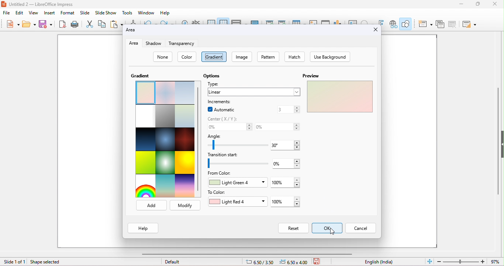  I want to click on cursor movement, so click(333, 231).